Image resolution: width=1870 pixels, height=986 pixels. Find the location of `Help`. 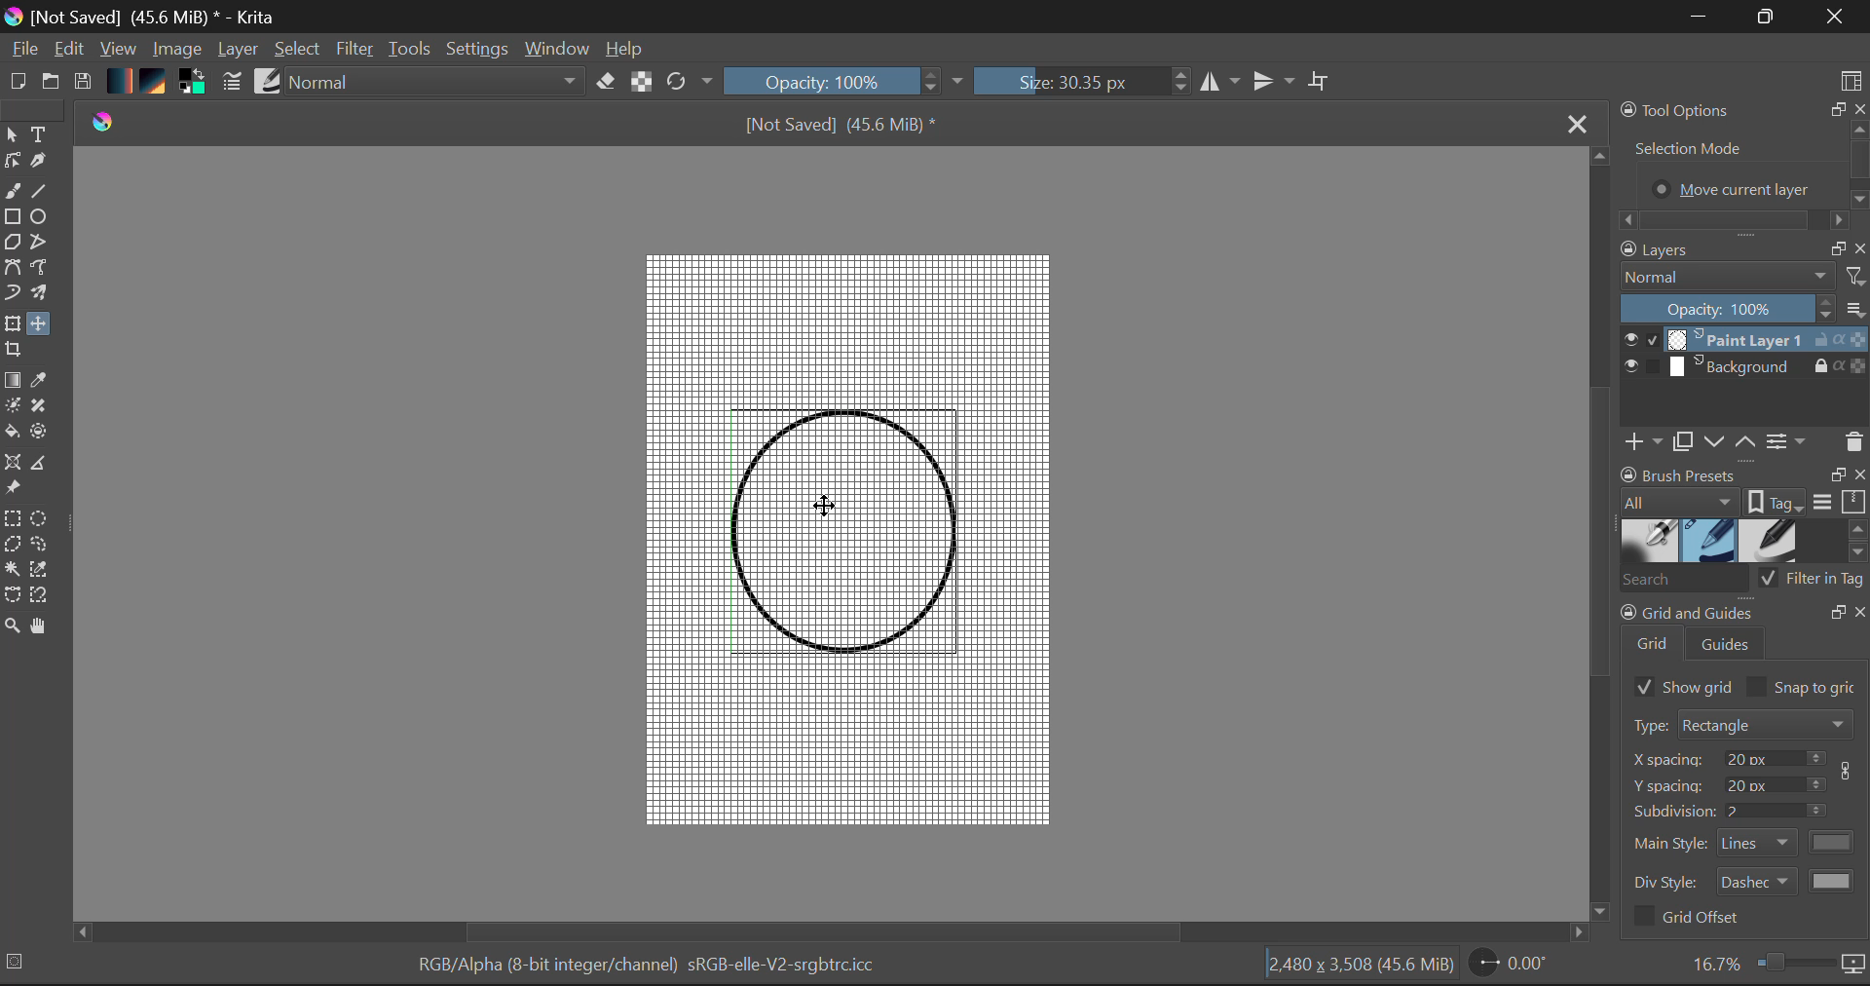

Help is located at coordinates (629, 49).